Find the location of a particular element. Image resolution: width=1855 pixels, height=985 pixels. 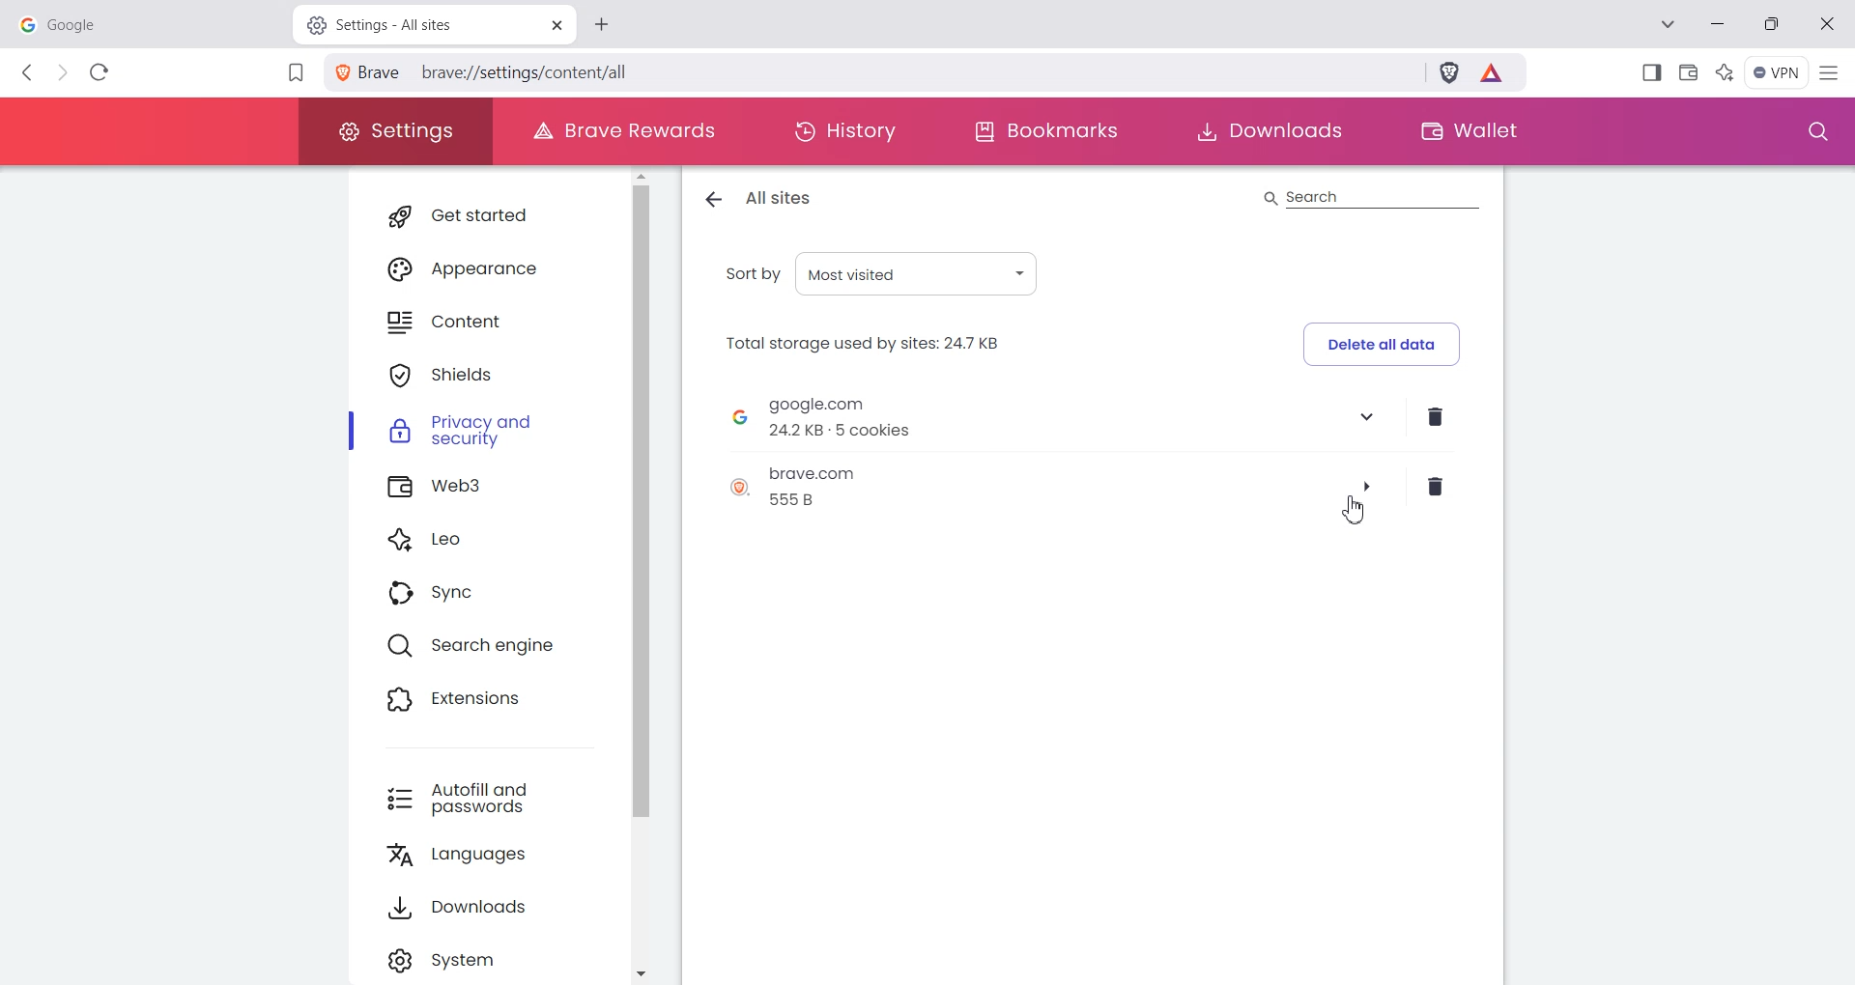

Sync is located at coordinates (474, 595).